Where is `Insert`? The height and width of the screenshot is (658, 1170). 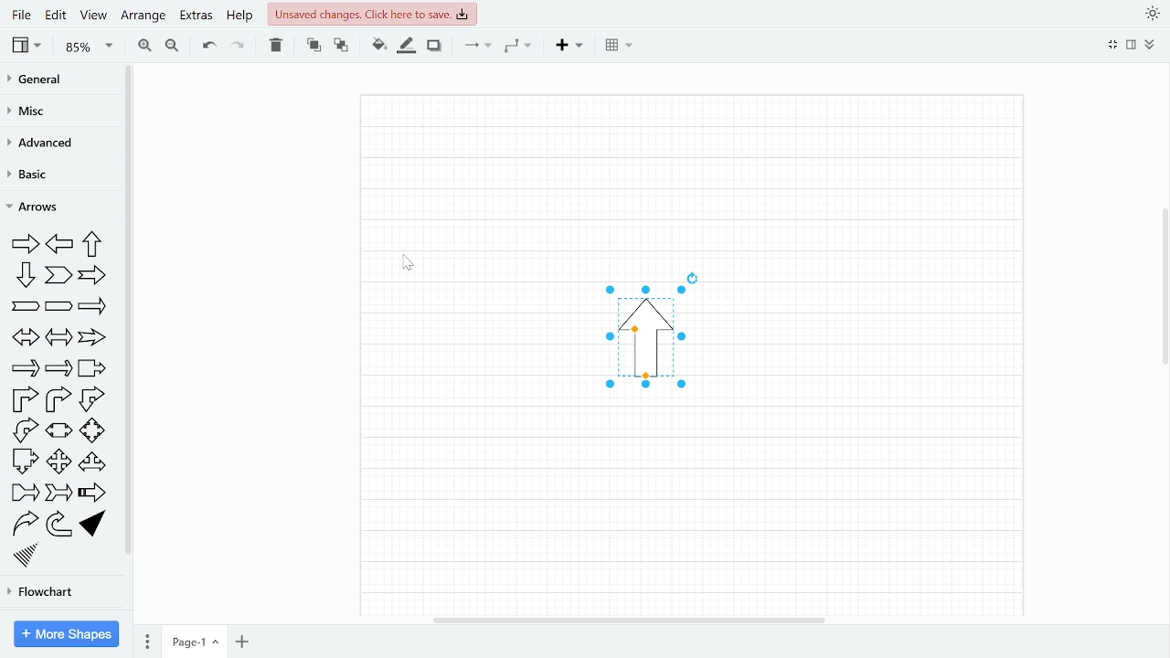 Insert is located at coordinates (571, 46).